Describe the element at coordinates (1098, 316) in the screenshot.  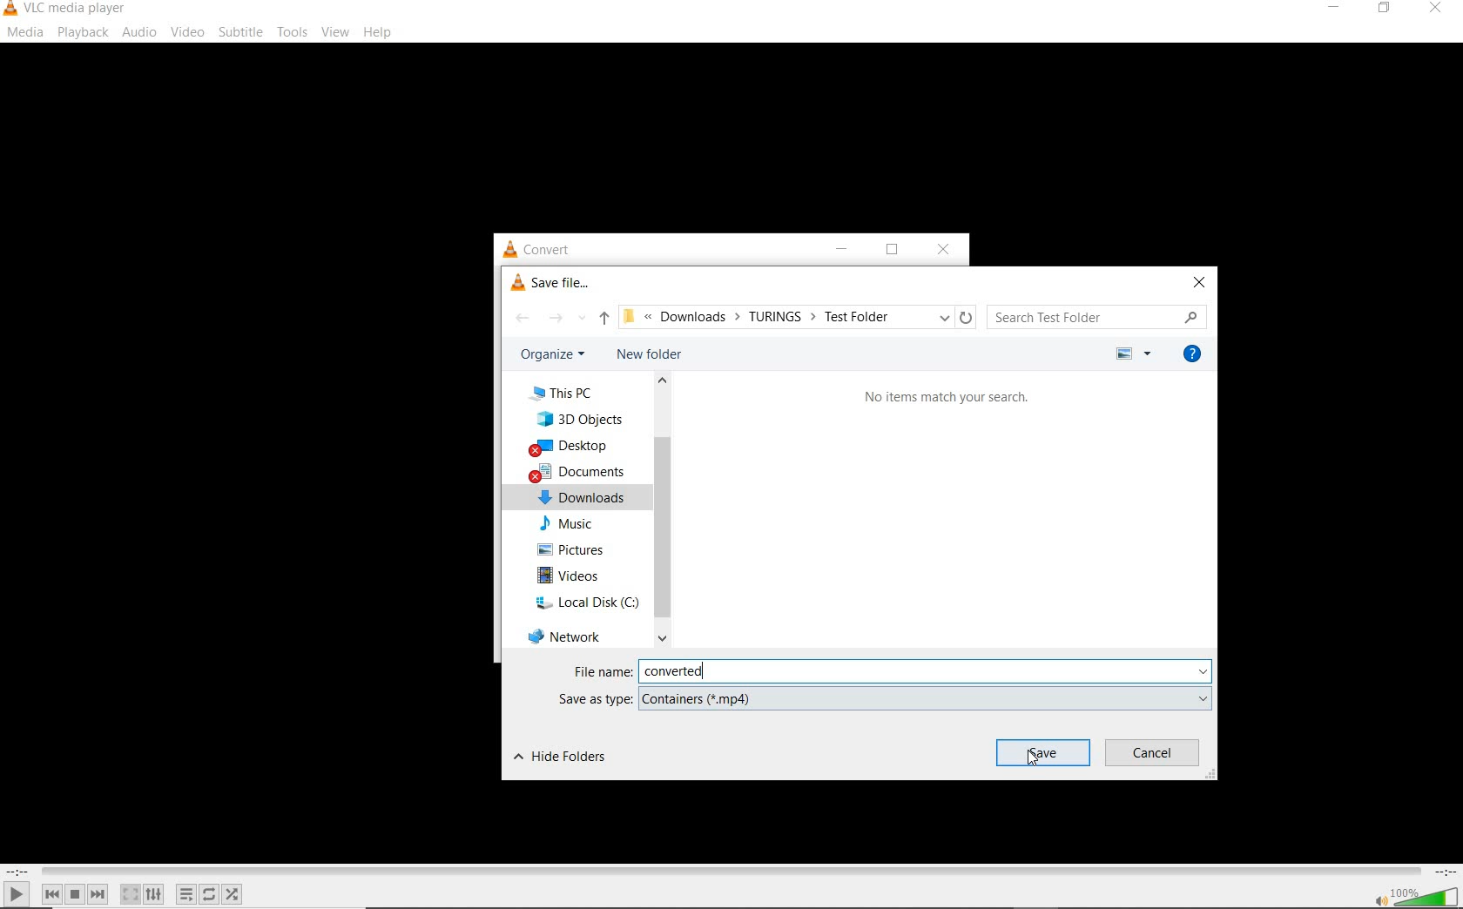
I see `search folder` at that location.